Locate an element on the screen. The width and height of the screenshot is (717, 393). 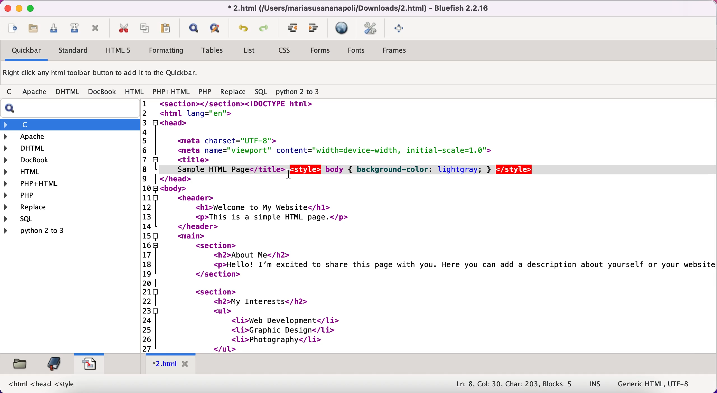
maximize is located at coordinates (31, 8).